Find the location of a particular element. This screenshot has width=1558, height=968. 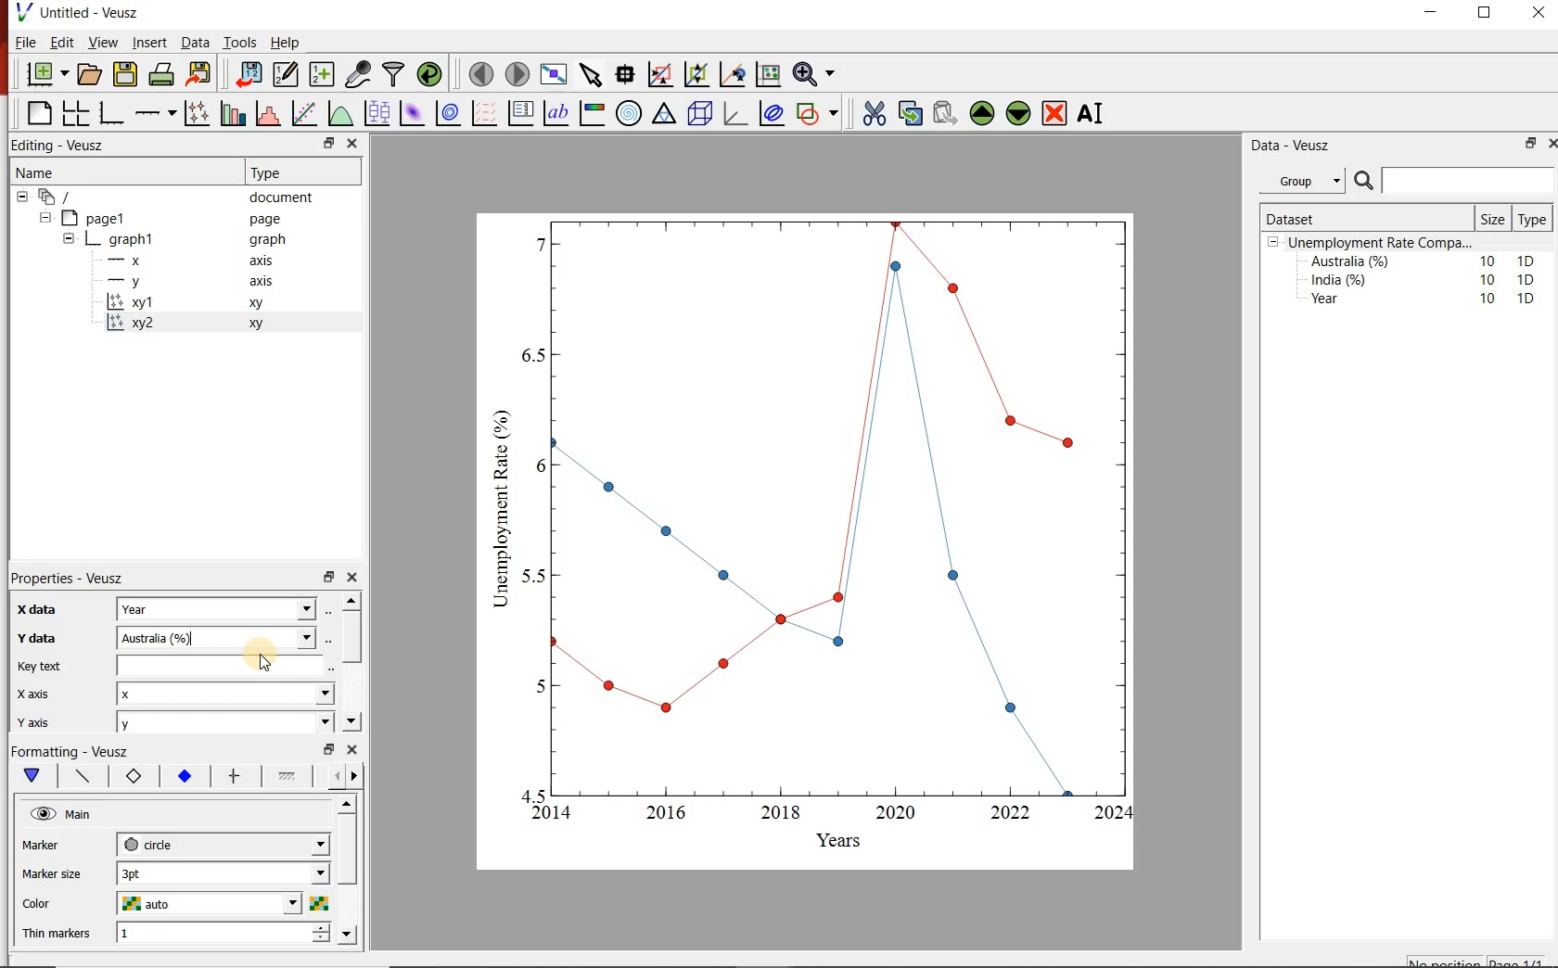

decrease is located at coordinates (321, 942).